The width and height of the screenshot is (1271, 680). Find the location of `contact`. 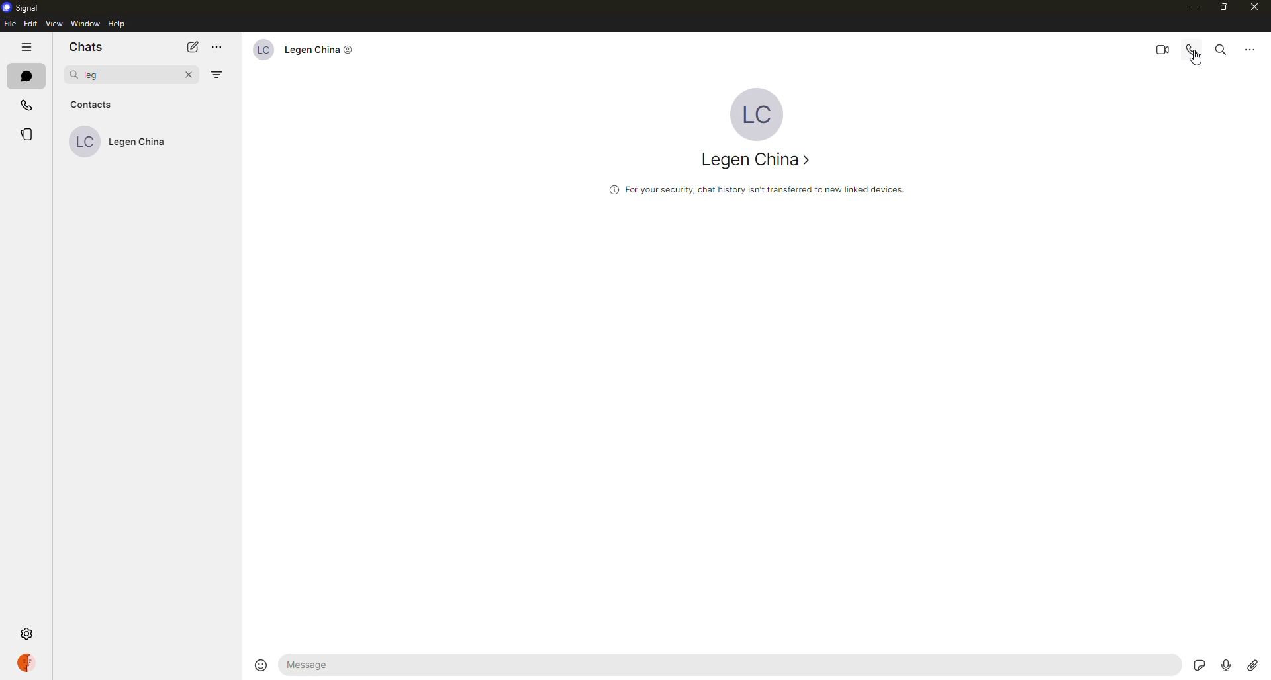

contact is located at coordinates (306, 49).